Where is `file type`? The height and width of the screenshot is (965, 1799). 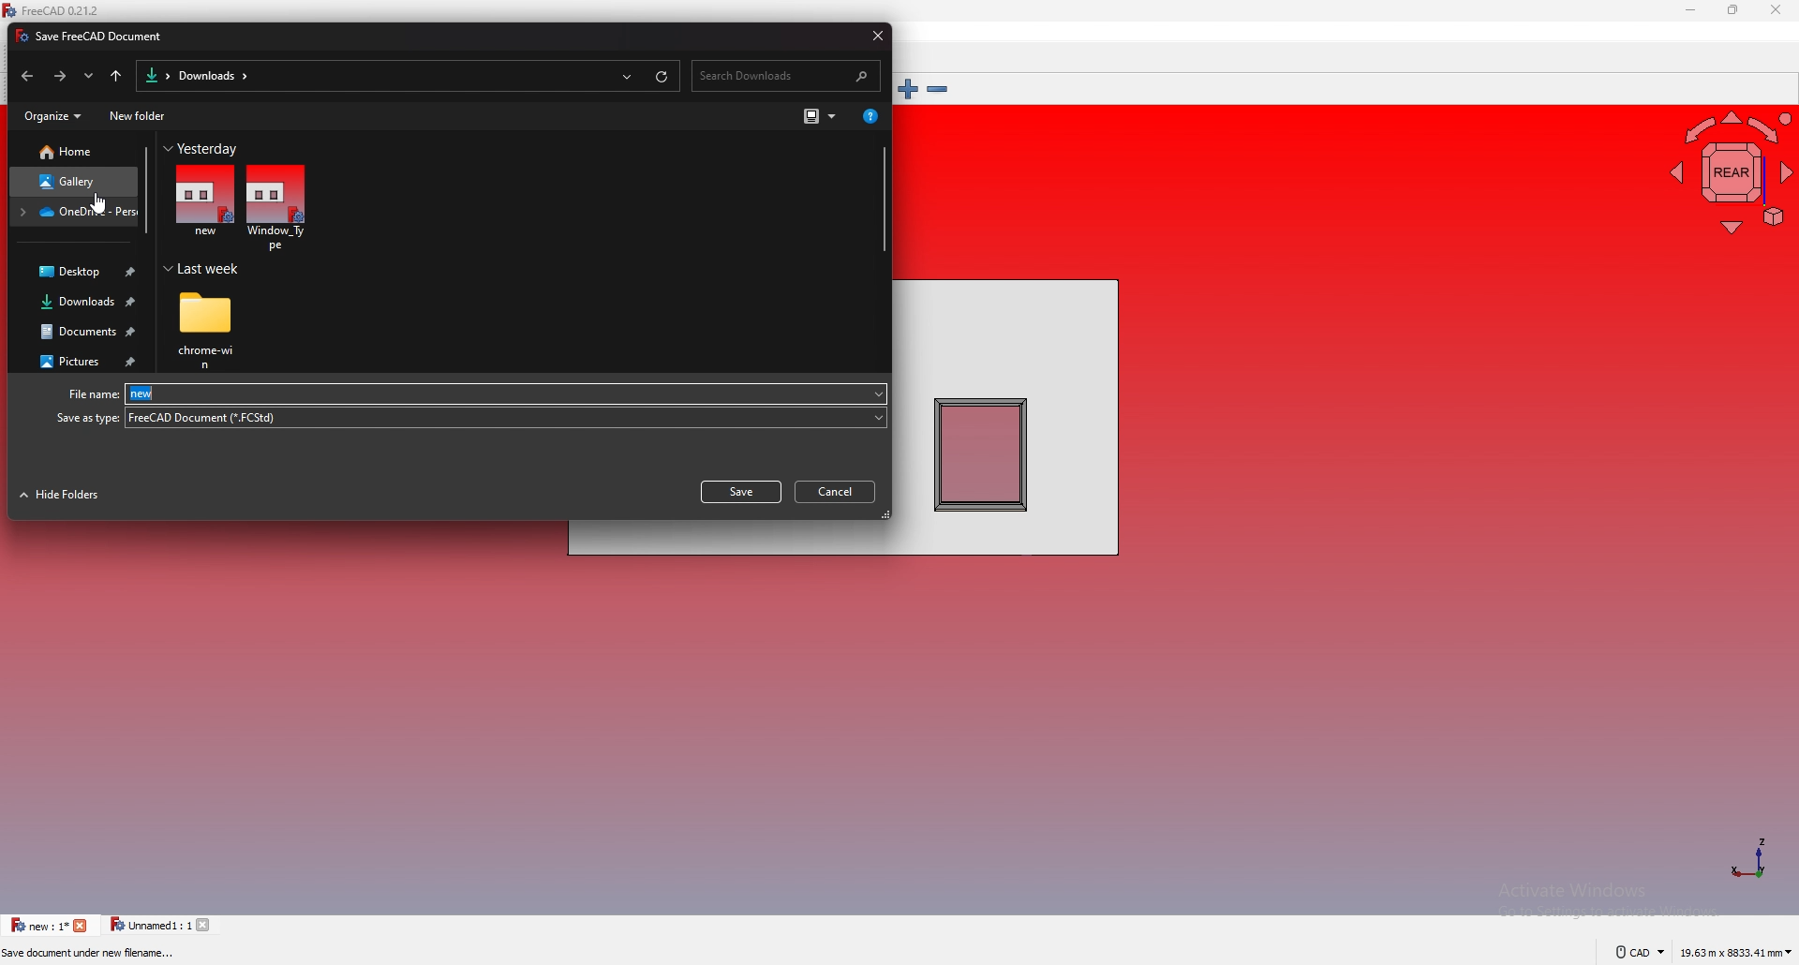
file type is located at coordinates (506, 417).